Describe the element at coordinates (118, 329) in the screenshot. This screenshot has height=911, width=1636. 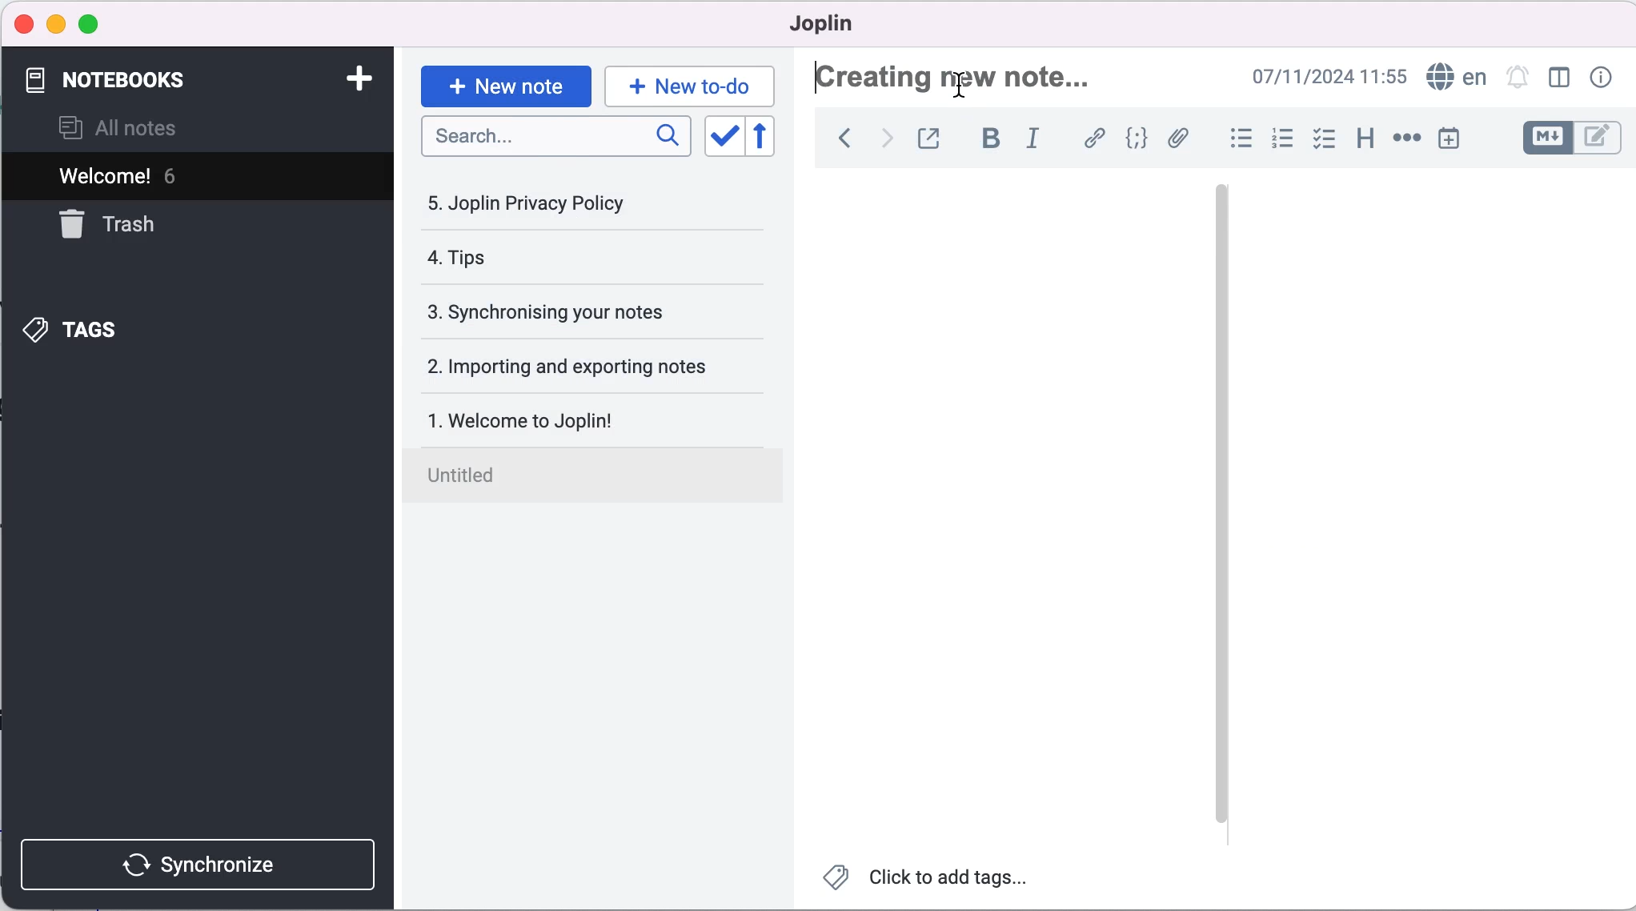
I see `tags` at that location.